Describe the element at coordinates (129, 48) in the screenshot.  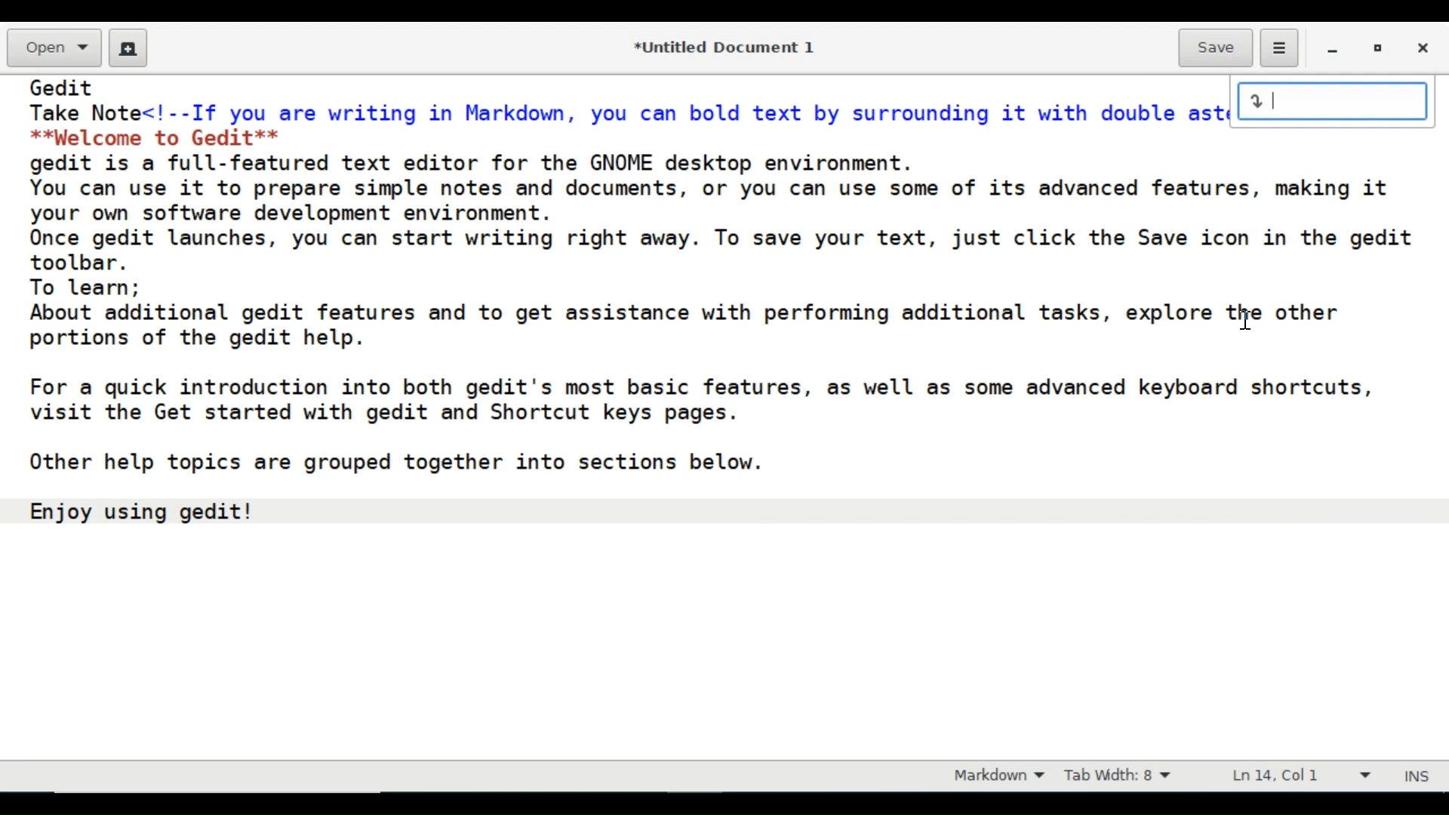
I see `Create a new document` at that location.